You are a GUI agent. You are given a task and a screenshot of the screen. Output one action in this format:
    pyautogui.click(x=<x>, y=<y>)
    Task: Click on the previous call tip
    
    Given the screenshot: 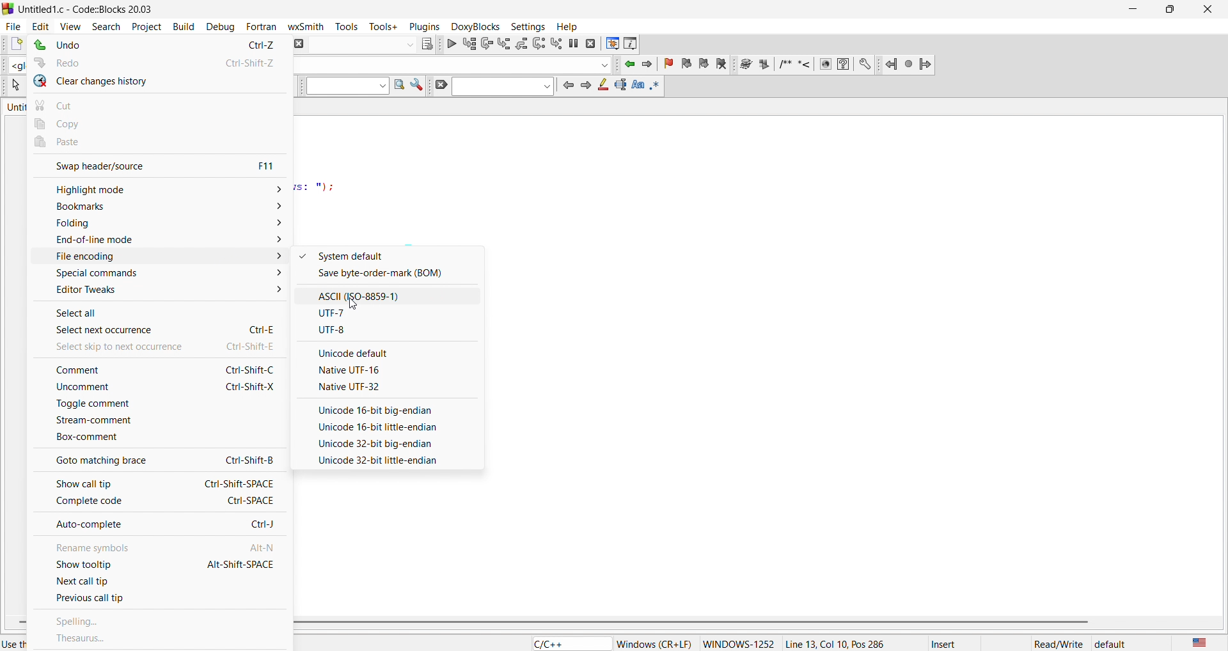 What is the action you would take?
    pyautogui.click(x=160, y=599)
    